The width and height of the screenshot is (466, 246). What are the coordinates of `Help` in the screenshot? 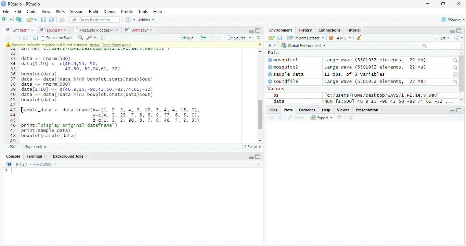 It's located at (158, 12).